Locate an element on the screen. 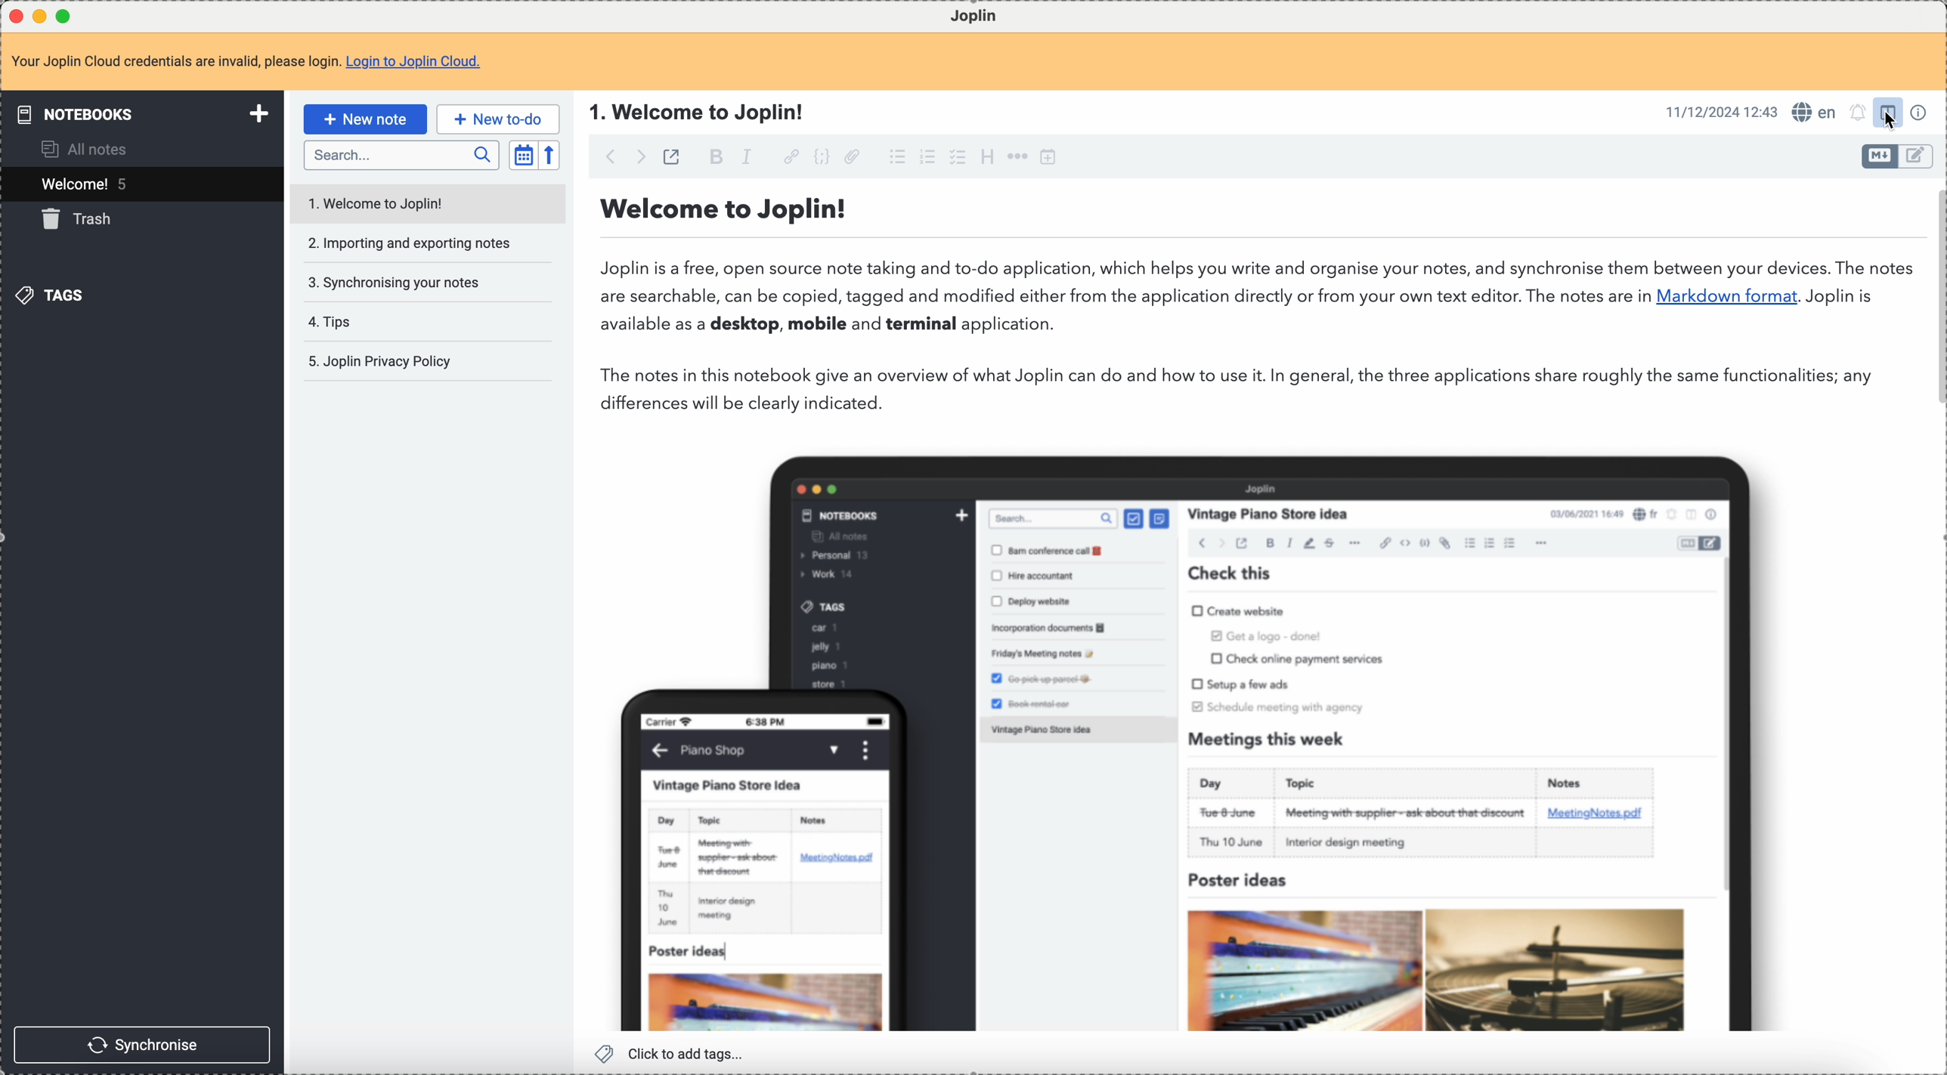 Image resolution: width=1947 pixels, height=1075 pixels. reverse sort order is located at coordinates (553, 154).